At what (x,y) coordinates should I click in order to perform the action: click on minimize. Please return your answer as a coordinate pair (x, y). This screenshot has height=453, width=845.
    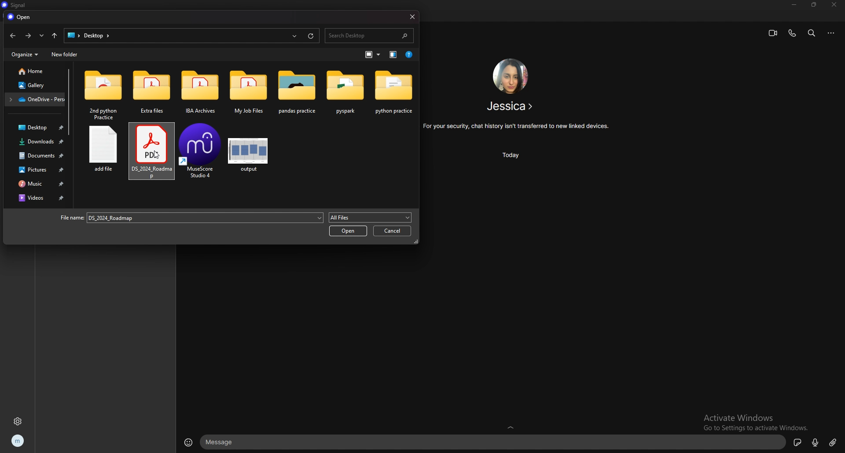
    Looking at the image, I should click on (795, 5).